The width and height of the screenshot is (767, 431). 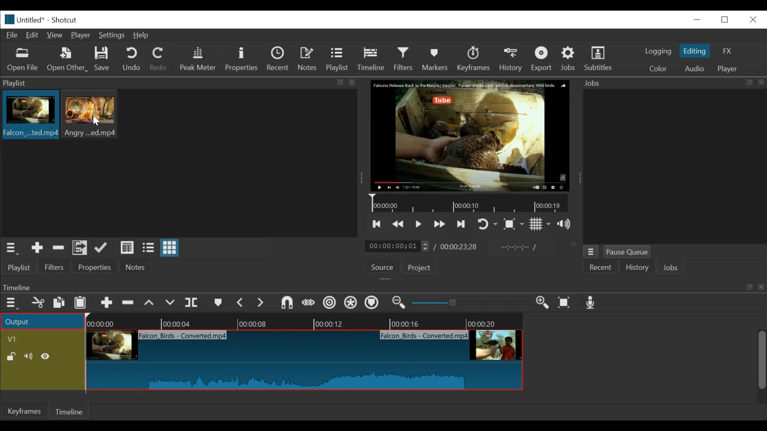 What do you see at coordinates (696, 51) in the screenshot?
I see `Editing` at bounding box center [696, 51].